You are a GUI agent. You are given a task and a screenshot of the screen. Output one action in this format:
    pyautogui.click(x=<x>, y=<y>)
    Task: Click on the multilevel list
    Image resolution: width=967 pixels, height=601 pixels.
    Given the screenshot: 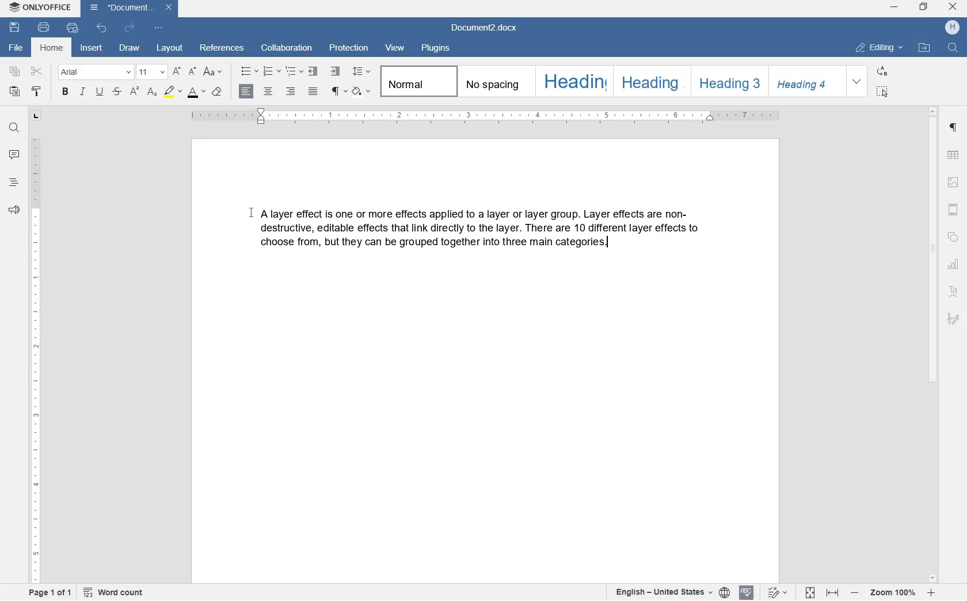 What is the action you would take?
    pyautogui.click(x=293, y=72)
    